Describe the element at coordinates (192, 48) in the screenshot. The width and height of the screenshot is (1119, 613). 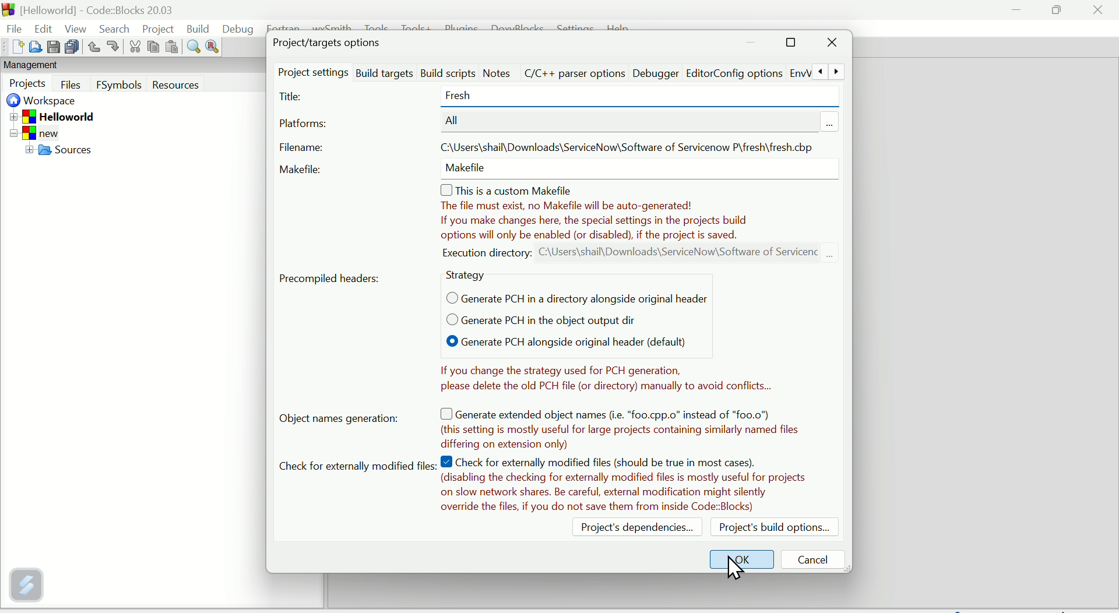
I see `Find` at that location.